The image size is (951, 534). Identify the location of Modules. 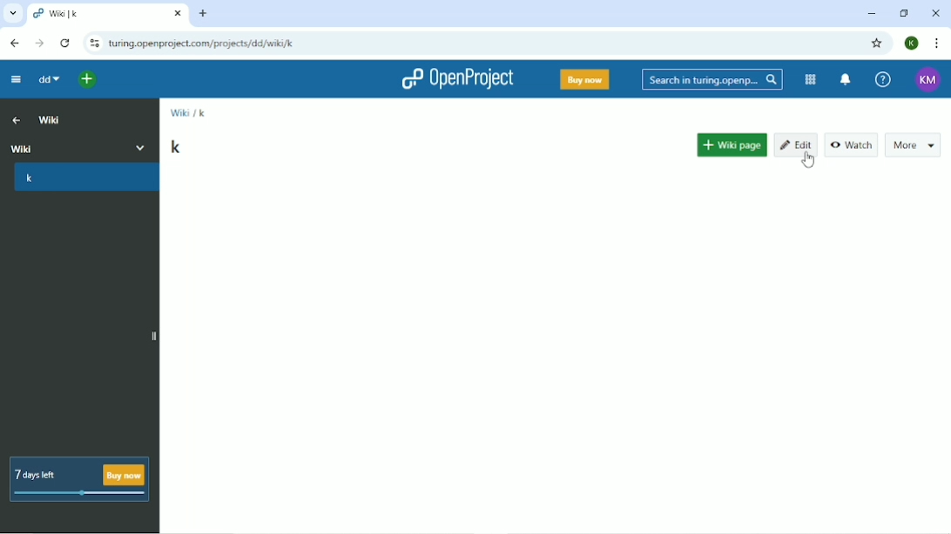
(811, 80).